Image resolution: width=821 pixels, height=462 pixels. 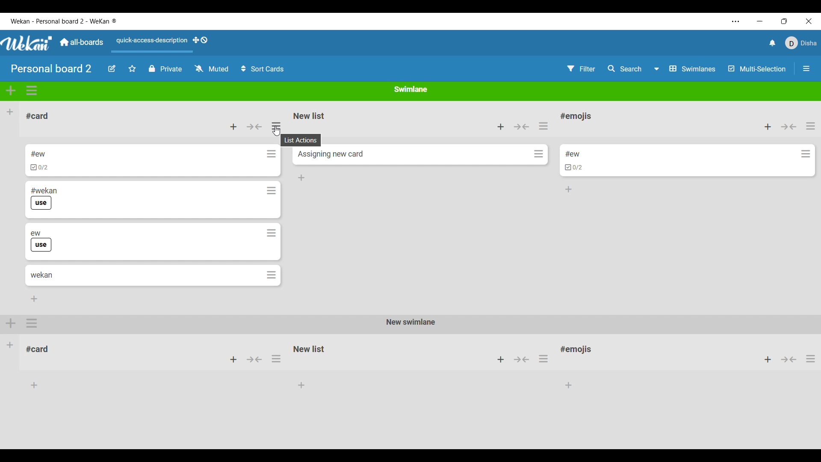 I want to click on Add card to top of list, so click(x=233, y=127).